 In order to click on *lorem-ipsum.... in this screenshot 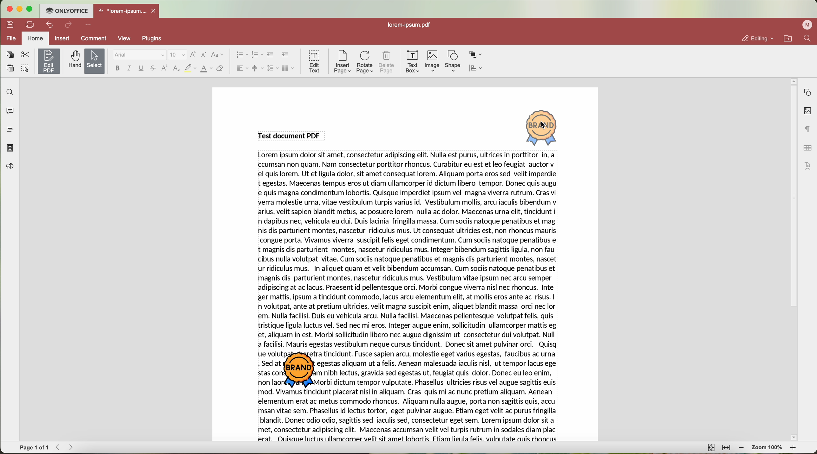, I will do `click(122, 9)`.